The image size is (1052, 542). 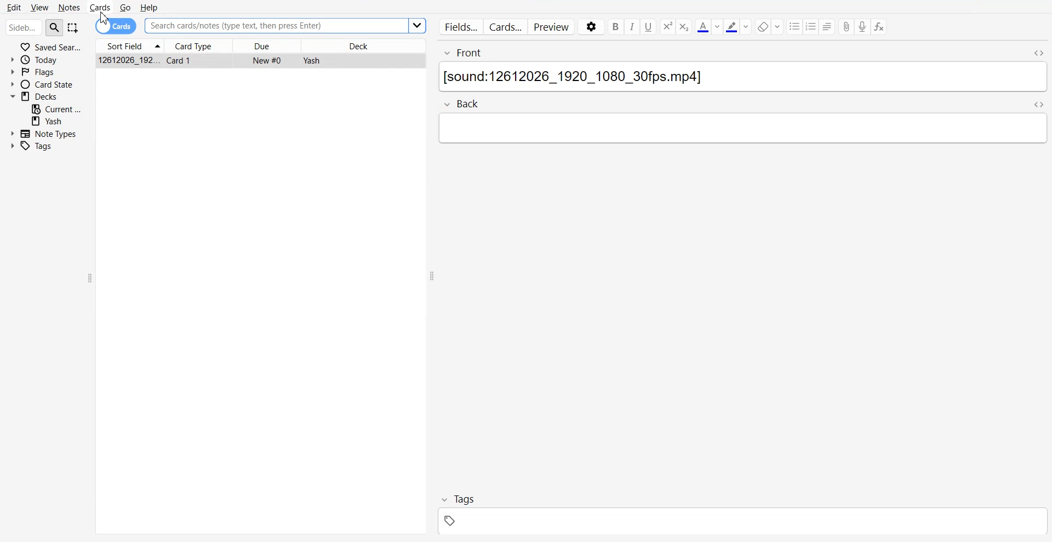 I want to click on Search Bar, so click(x=275, y=26).